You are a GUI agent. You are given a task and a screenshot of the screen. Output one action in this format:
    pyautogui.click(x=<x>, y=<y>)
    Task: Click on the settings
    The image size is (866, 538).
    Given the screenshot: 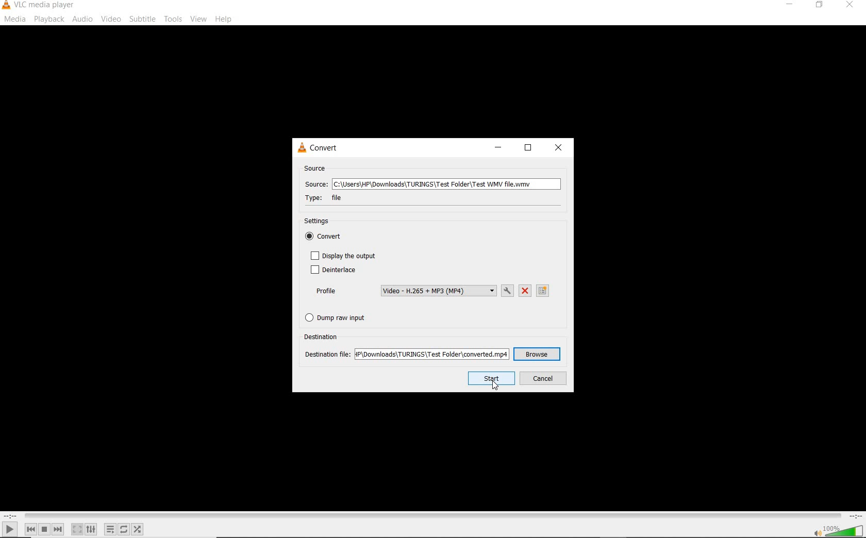 What is the action you would take?
    pyautogui.click(x=321, y=222)
    